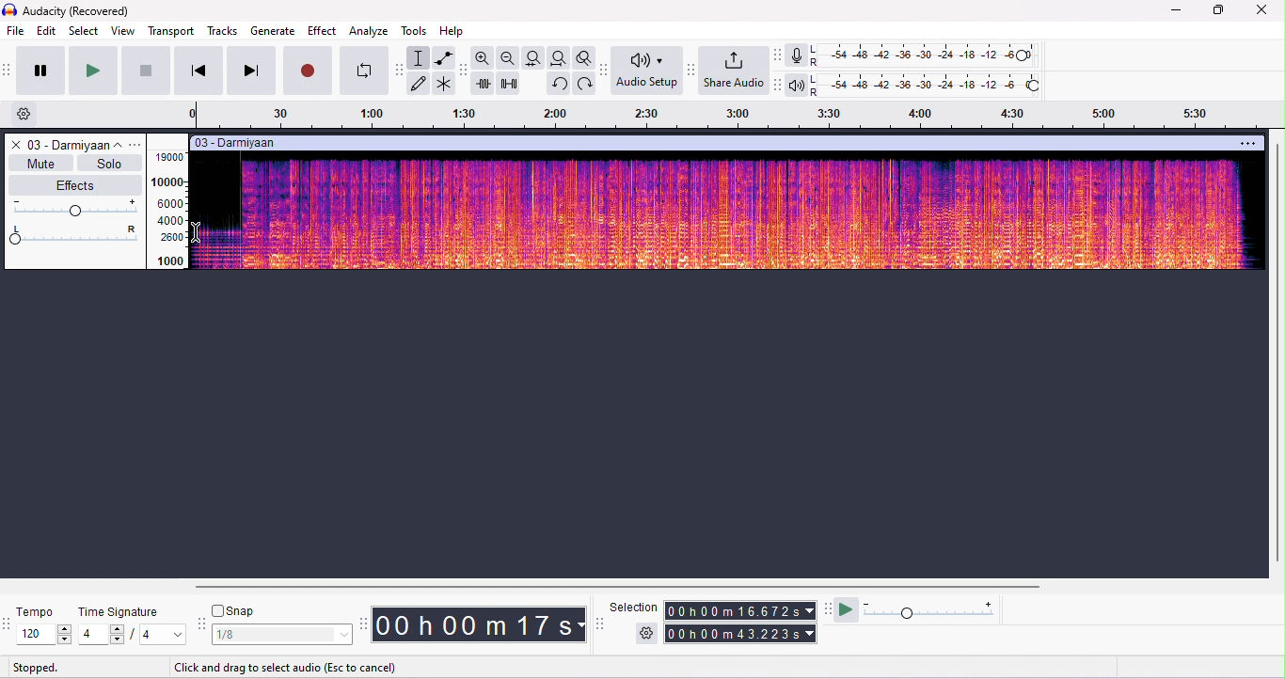 The height and width of the screenshot is (679, 1285). I want to click on effects, so click(74, 183).